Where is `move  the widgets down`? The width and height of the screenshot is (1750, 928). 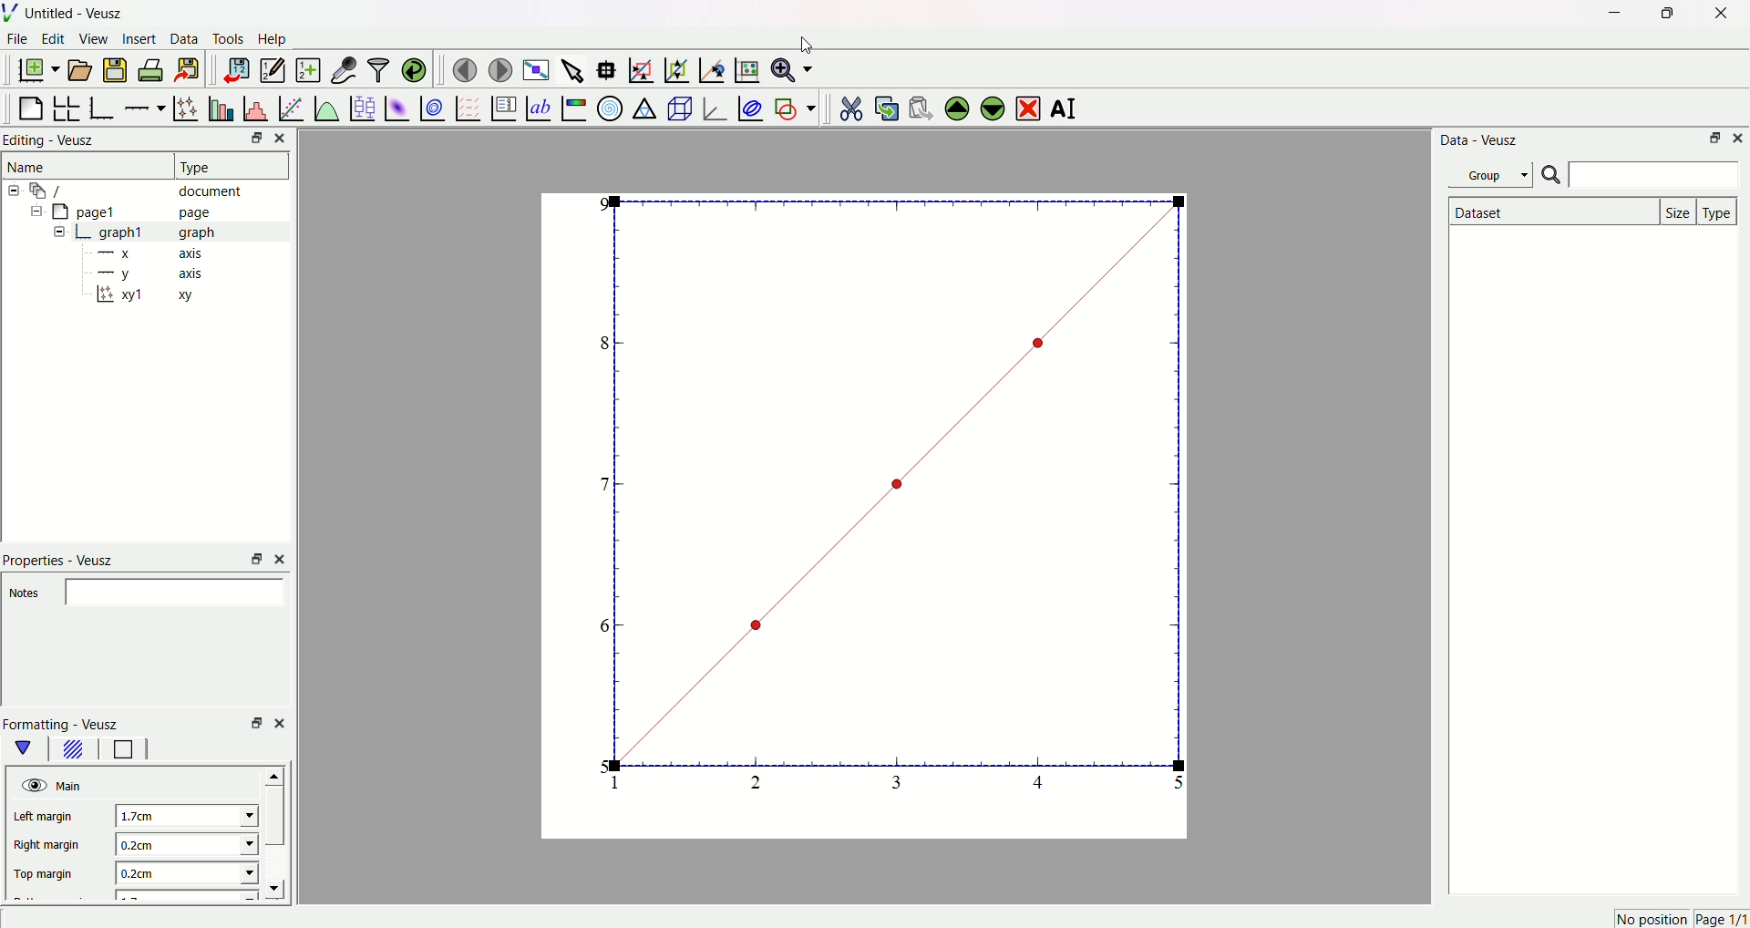 move  the widgets down is located at coordinates (990, 108).